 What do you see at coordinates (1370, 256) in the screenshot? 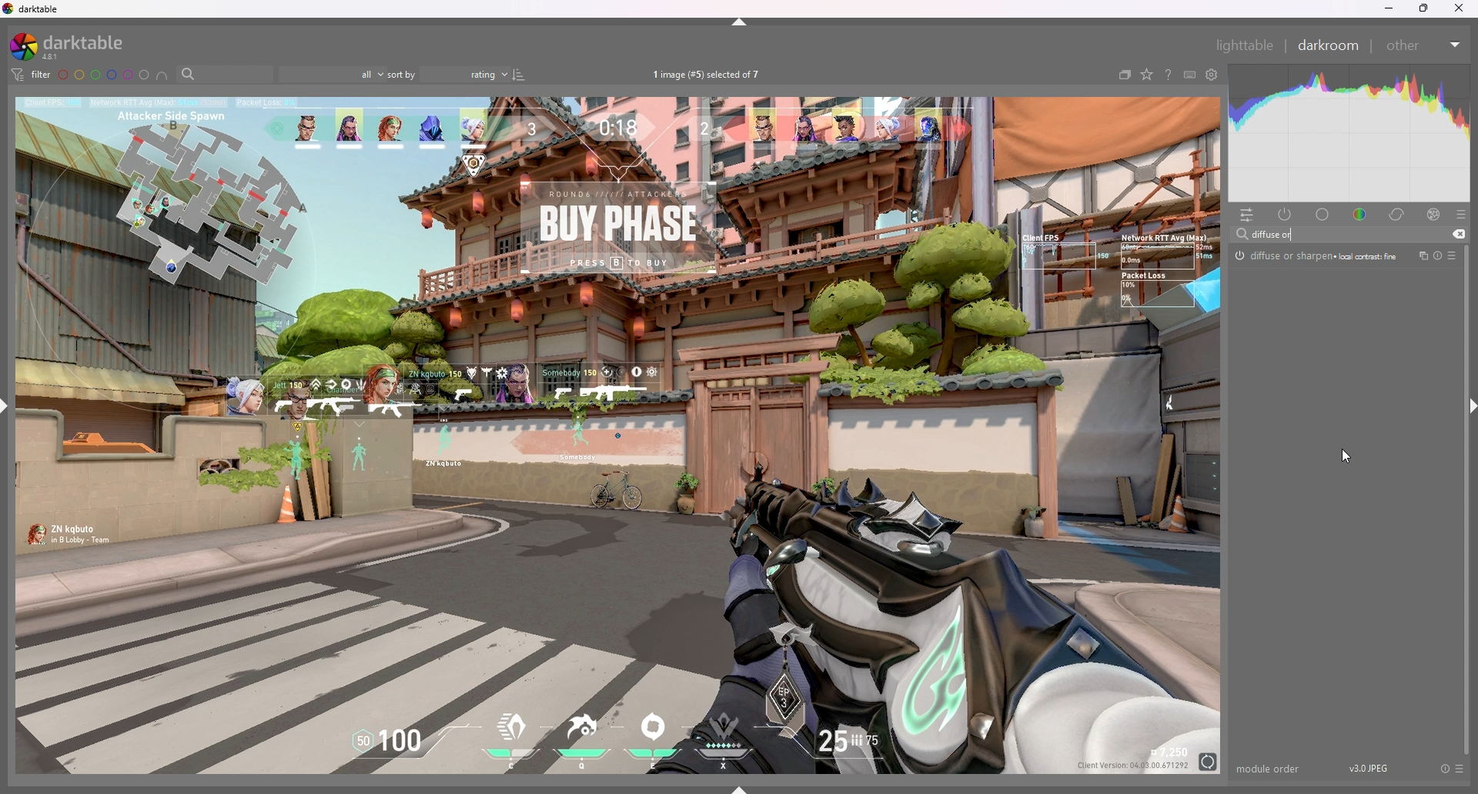
I see `local contrast fine` at bounding box center [1370, 256].